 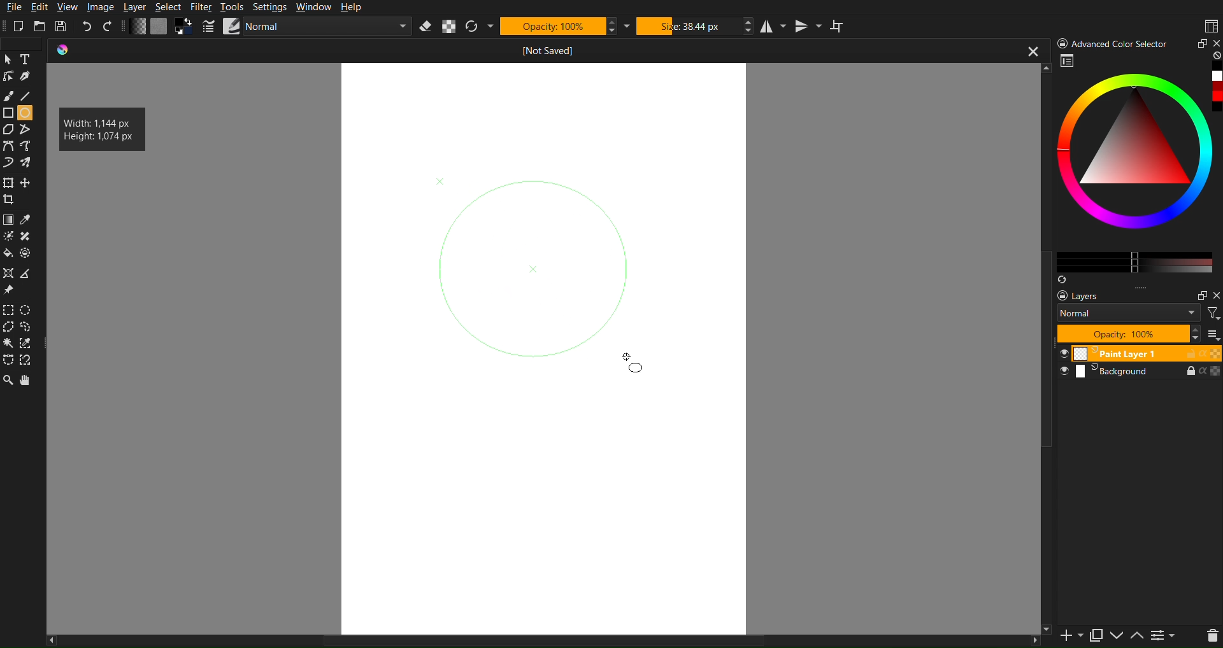 What do you see at coordinates (8, 309) in the screenshot?
I see `Selection Tools` at bounding box center [8, 309].